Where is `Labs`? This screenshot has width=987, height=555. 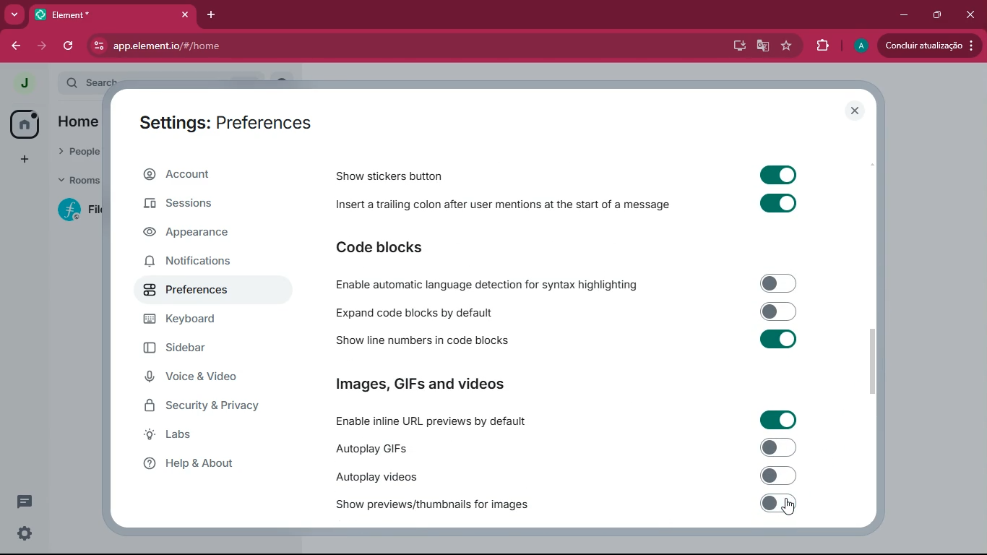 Labs is located at coordinates (204, 434).